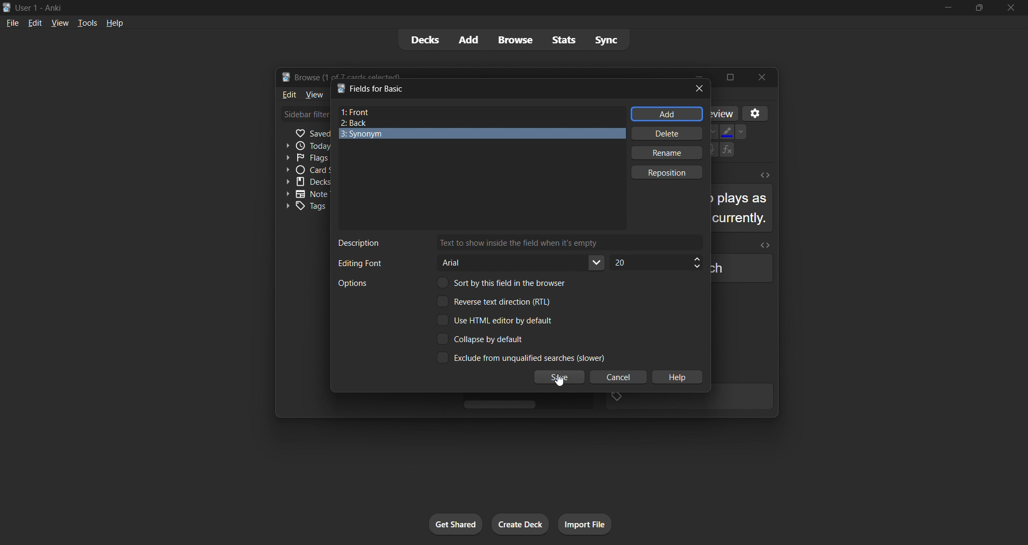 The width and height of the screenshot is (1028, 545). I want to click on Edit, so click(290, 95).